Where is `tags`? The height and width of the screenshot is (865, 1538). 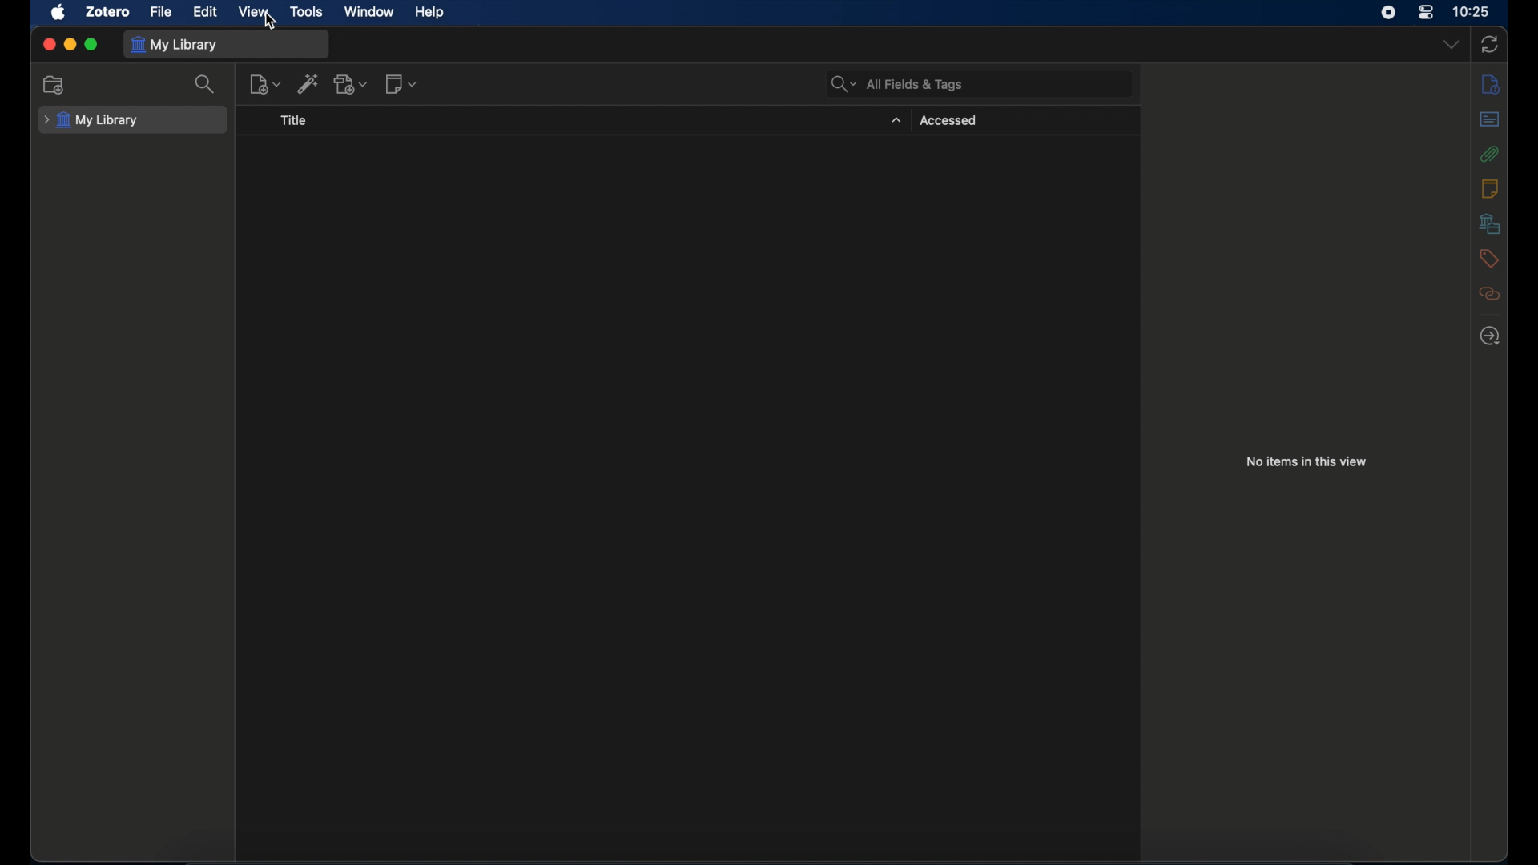 tags is located at coordinates (1490, 258).